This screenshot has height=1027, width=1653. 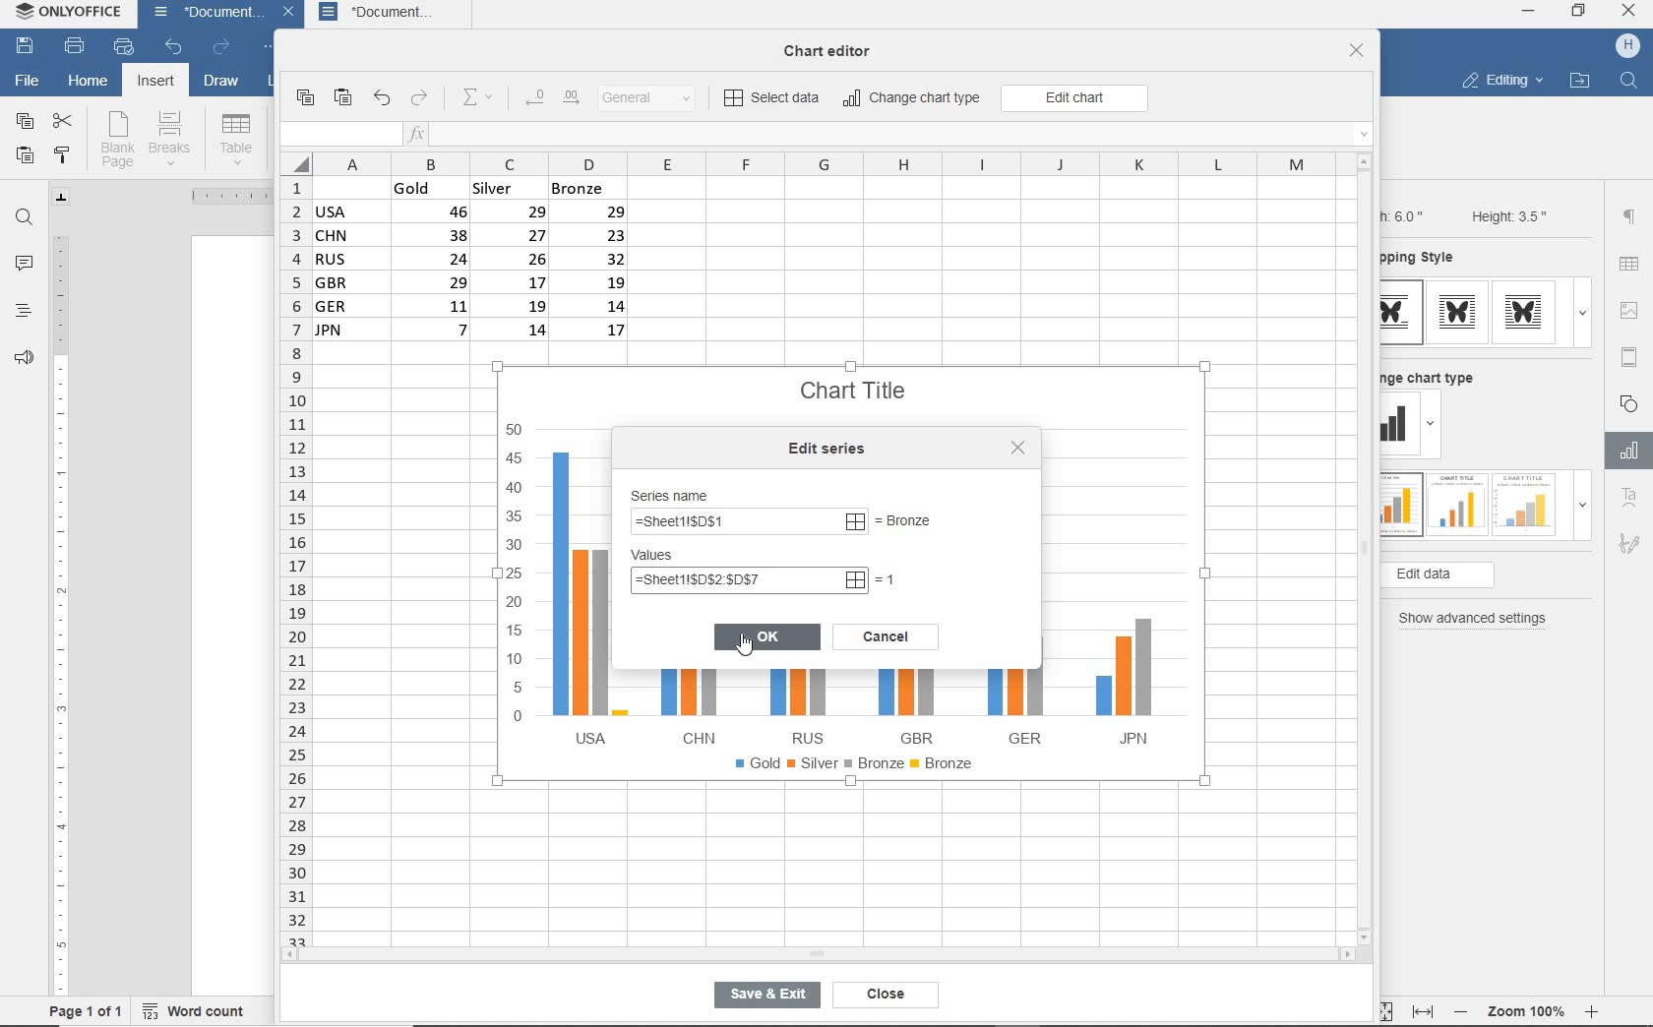 What do you see at coordinates (236, 139) in the screenshot?
I see `table` at bounding box center [236, 139].